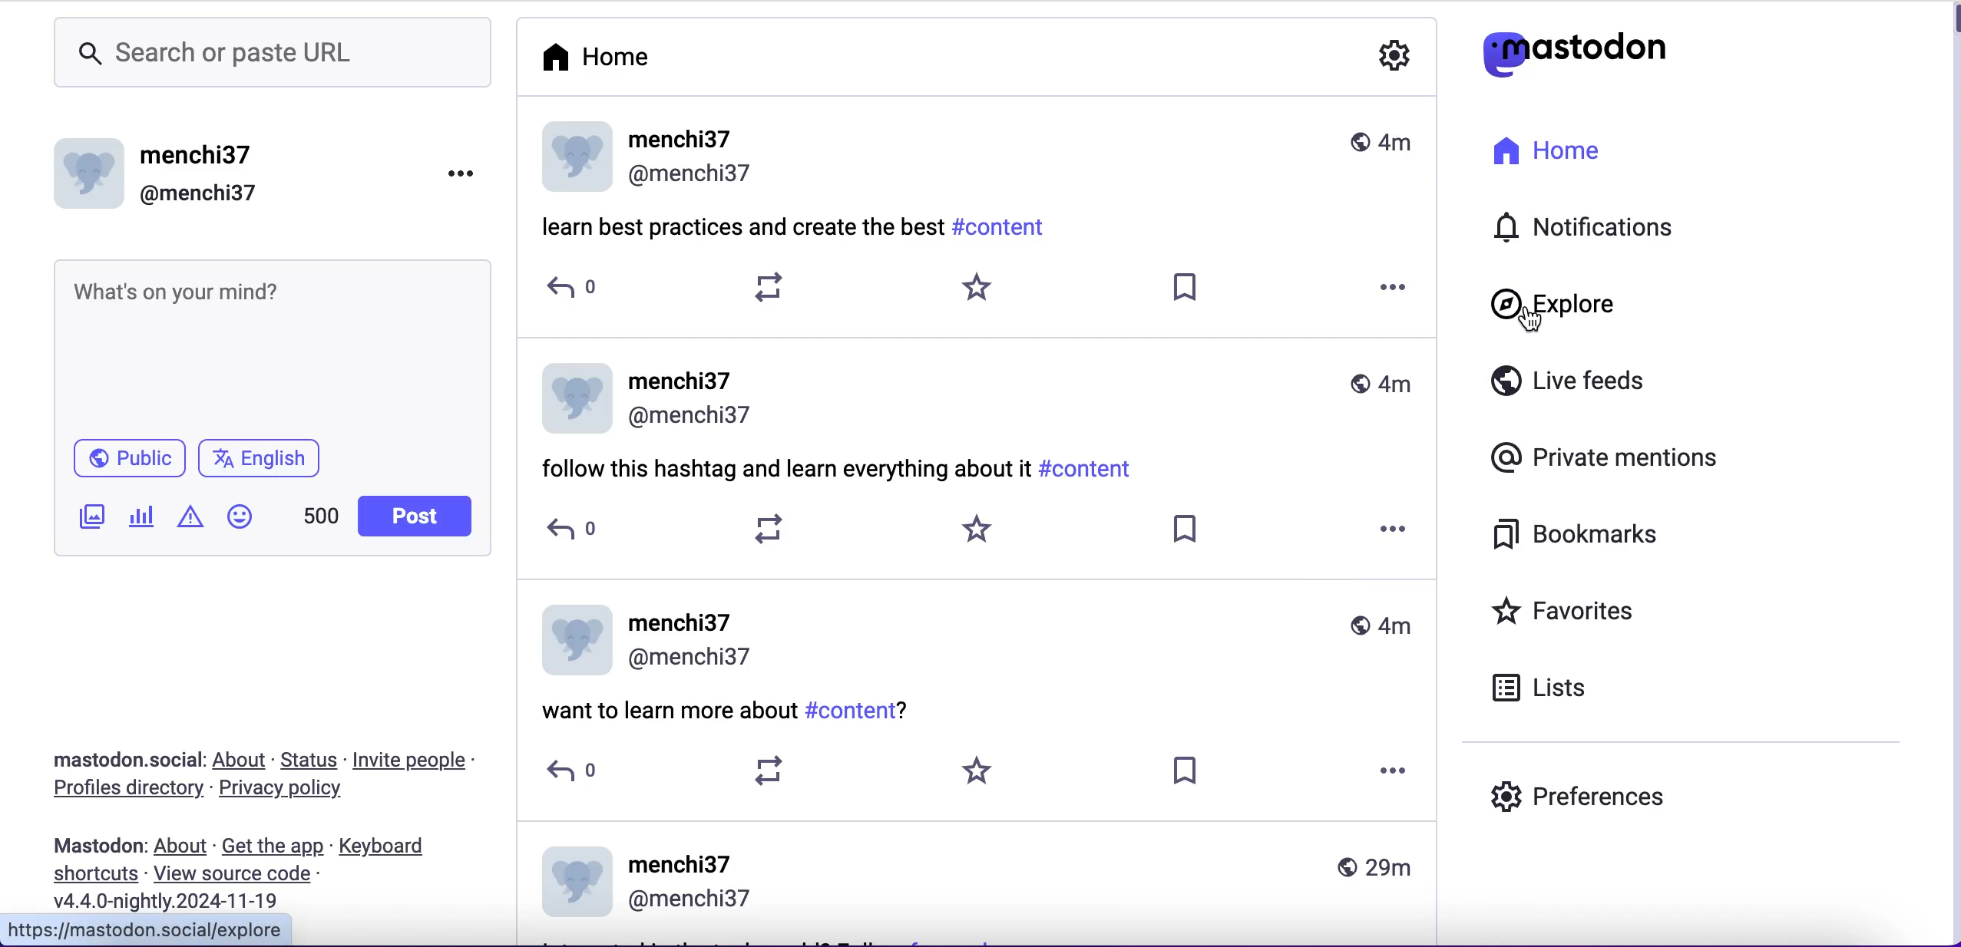 The height and width of the screenshot is (947, 1961). I want to click on mastodon.social, so click(126, 761).